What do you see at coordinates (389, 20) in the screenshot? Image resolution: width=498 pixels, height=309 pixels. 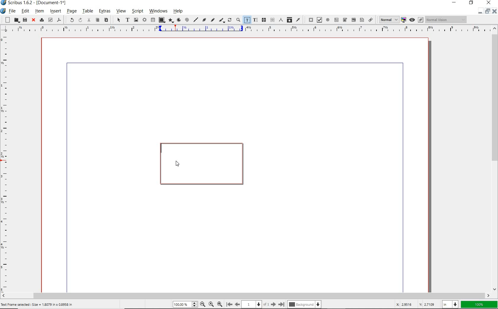 I see `Normal` at bounding box center [389, 20].